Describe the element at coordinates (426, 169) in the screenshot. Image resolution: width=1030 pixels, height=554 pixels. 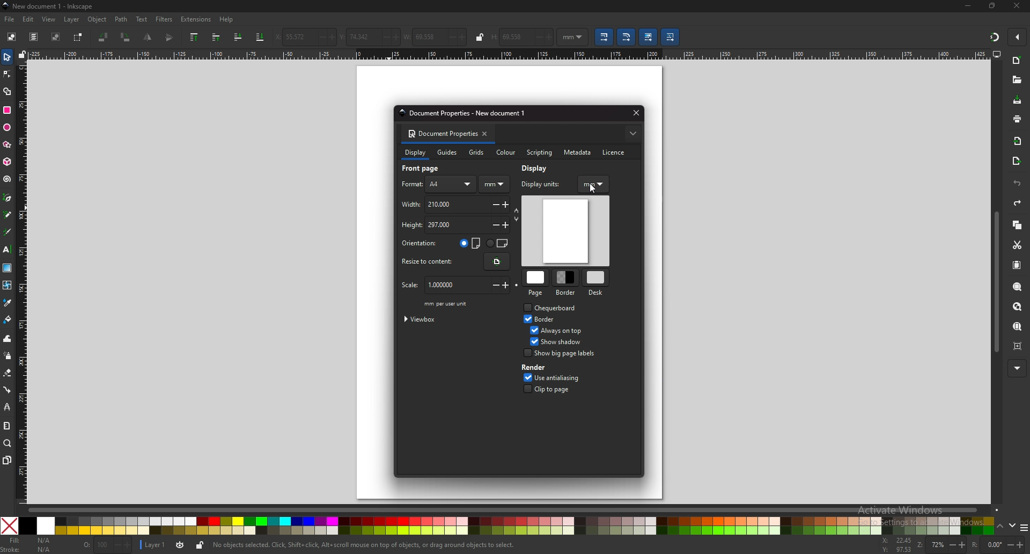
I see `front page` at that location.